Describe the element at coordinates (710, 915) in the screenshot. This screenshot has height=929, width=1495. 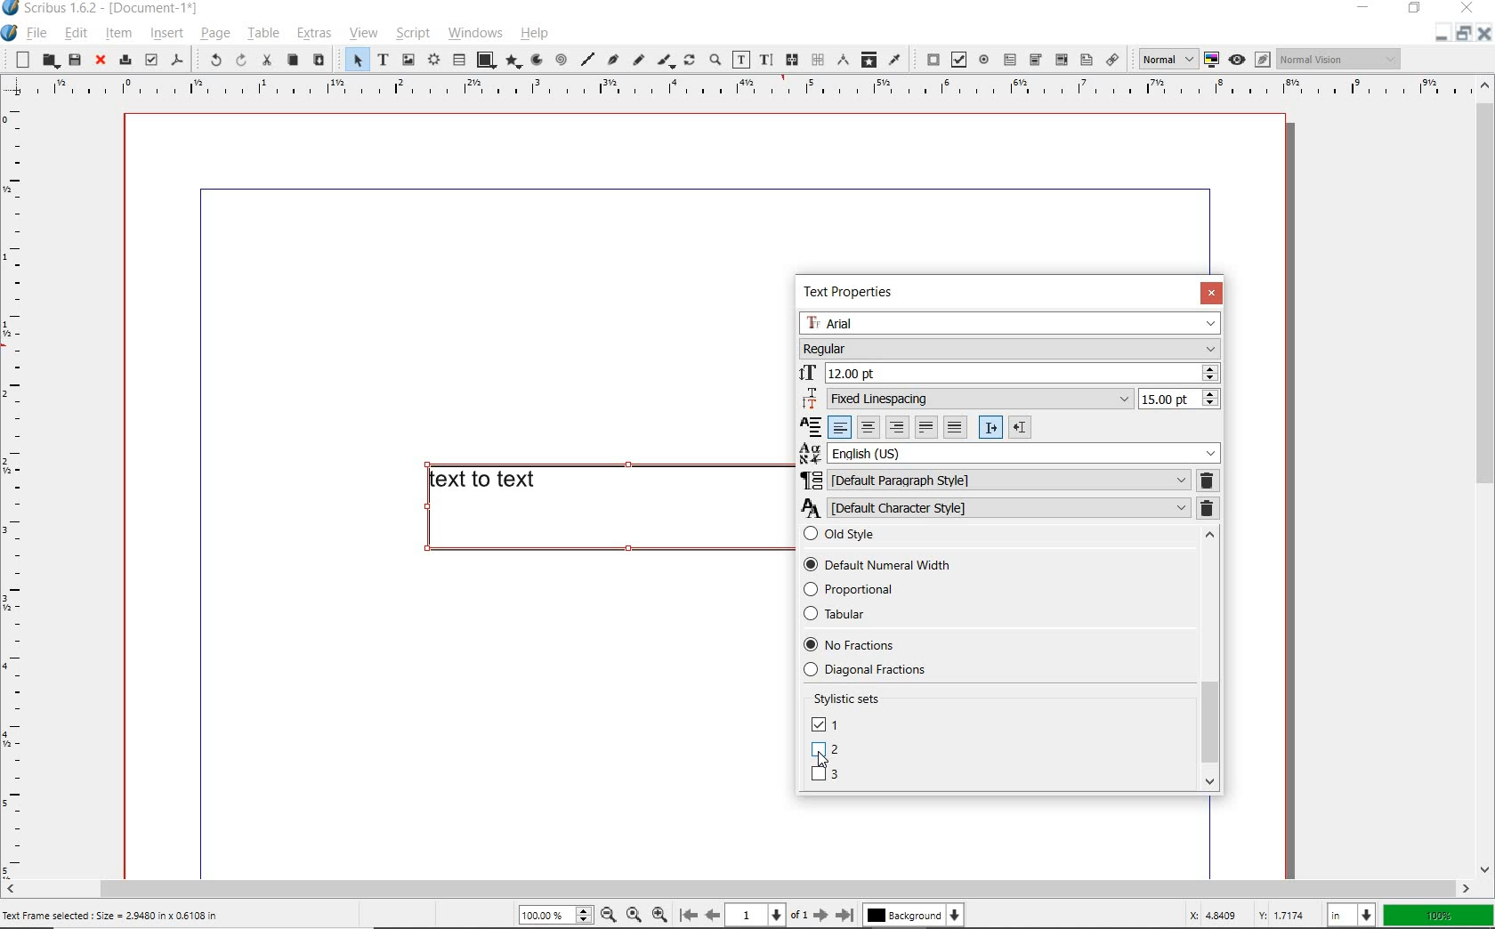
I see `Previous page` at that location.